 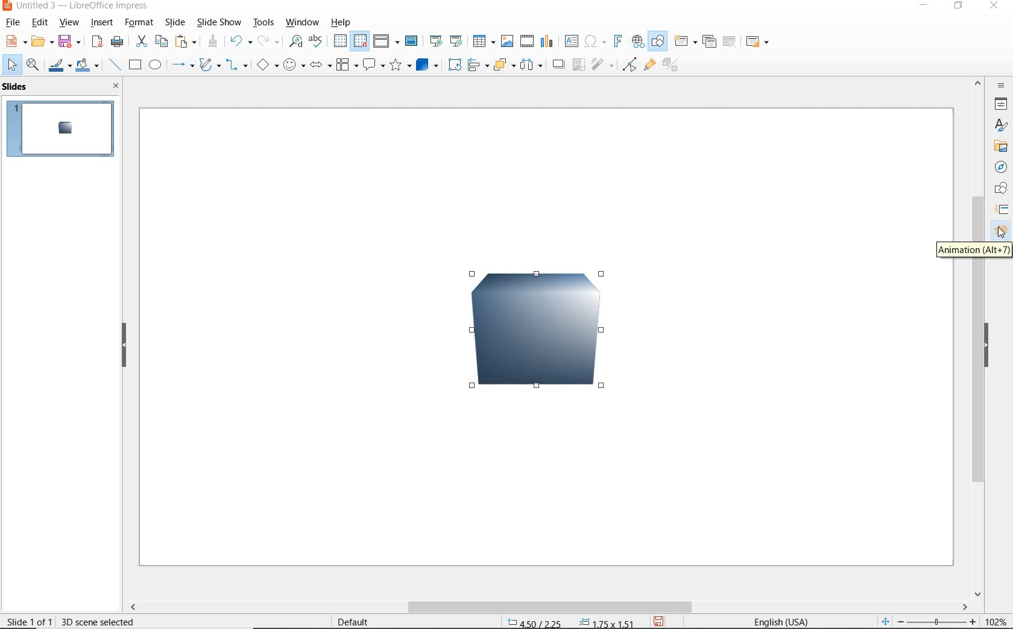 I want to click on toggle extrusion, so click(x=672, y=67).